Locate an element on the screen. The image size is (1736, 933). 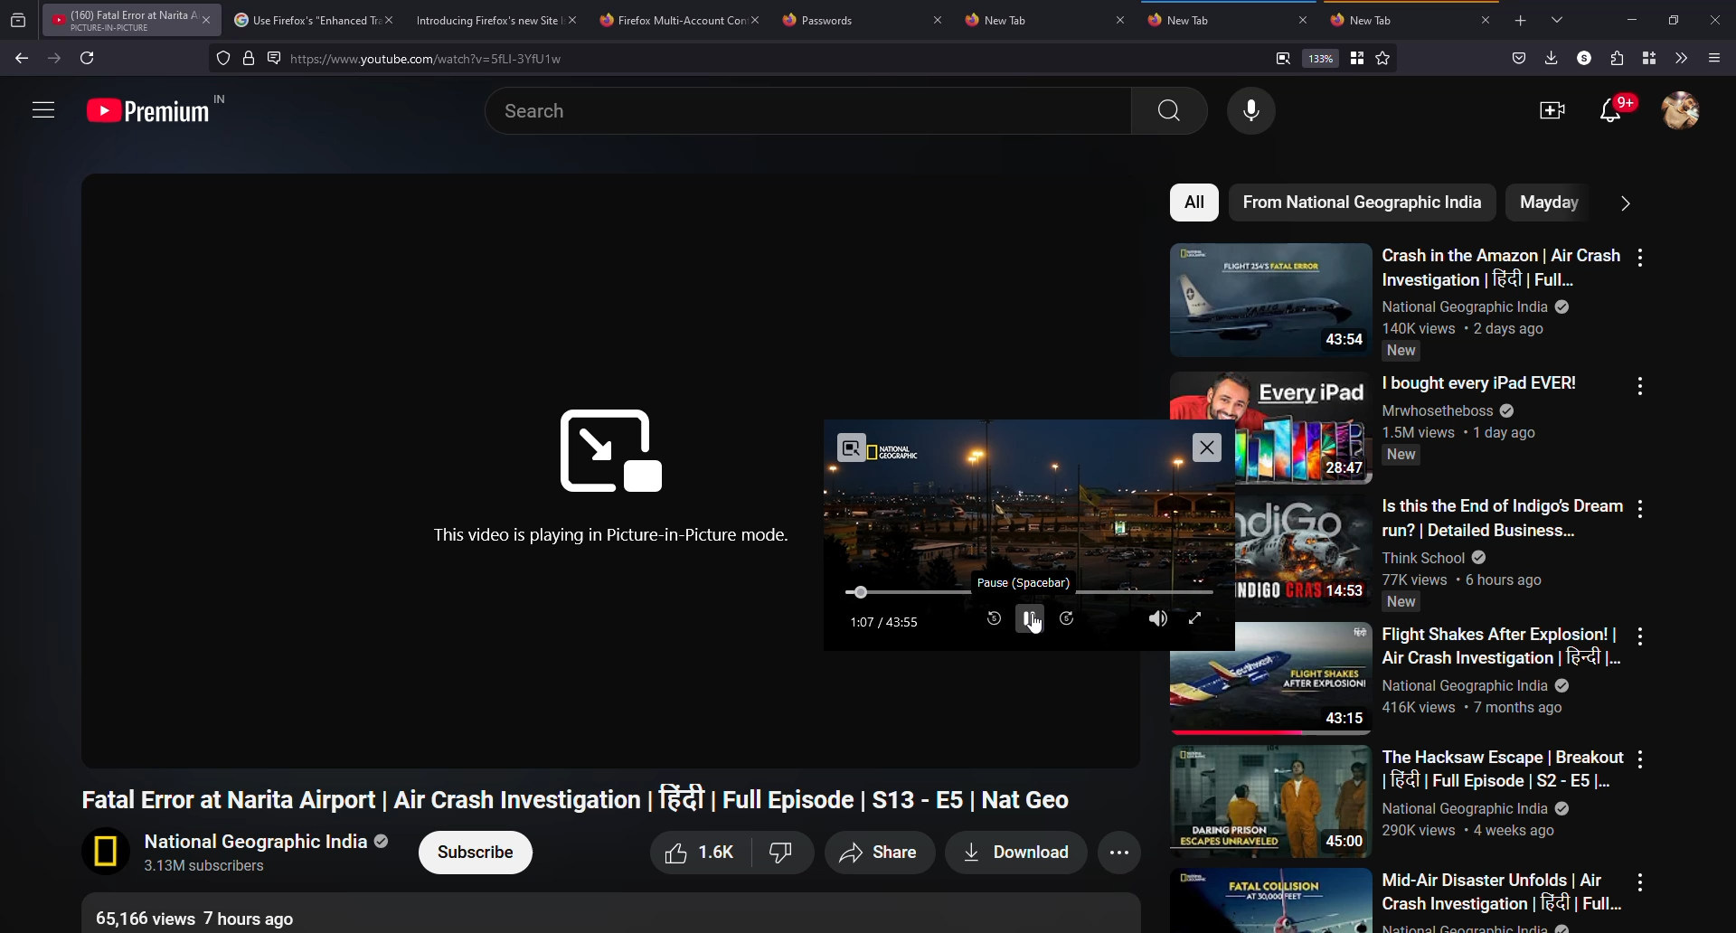
tab is located at coordinates (1369, 21).